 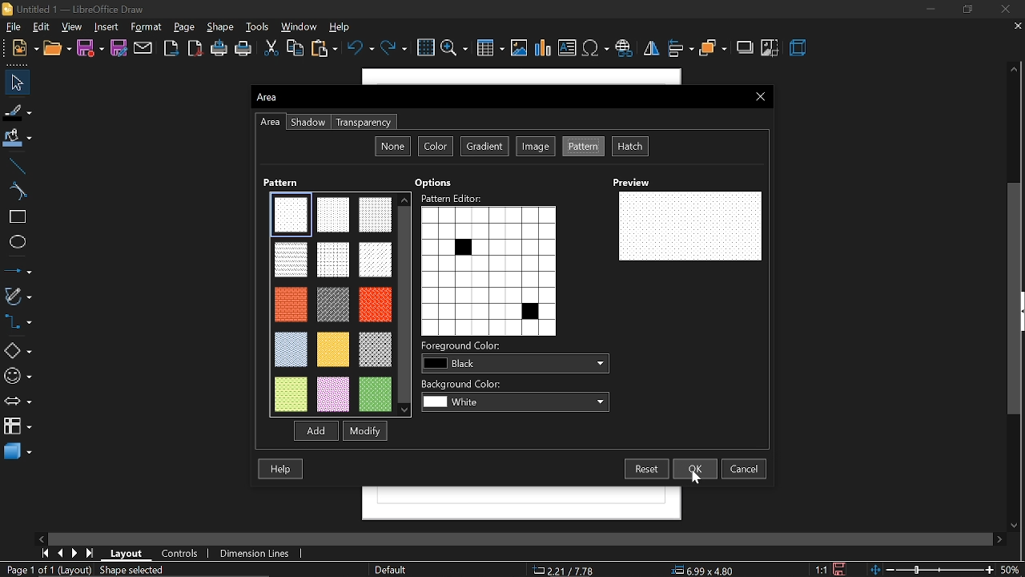 I want to click on insert hyperlink, so click(x=625, y=46).